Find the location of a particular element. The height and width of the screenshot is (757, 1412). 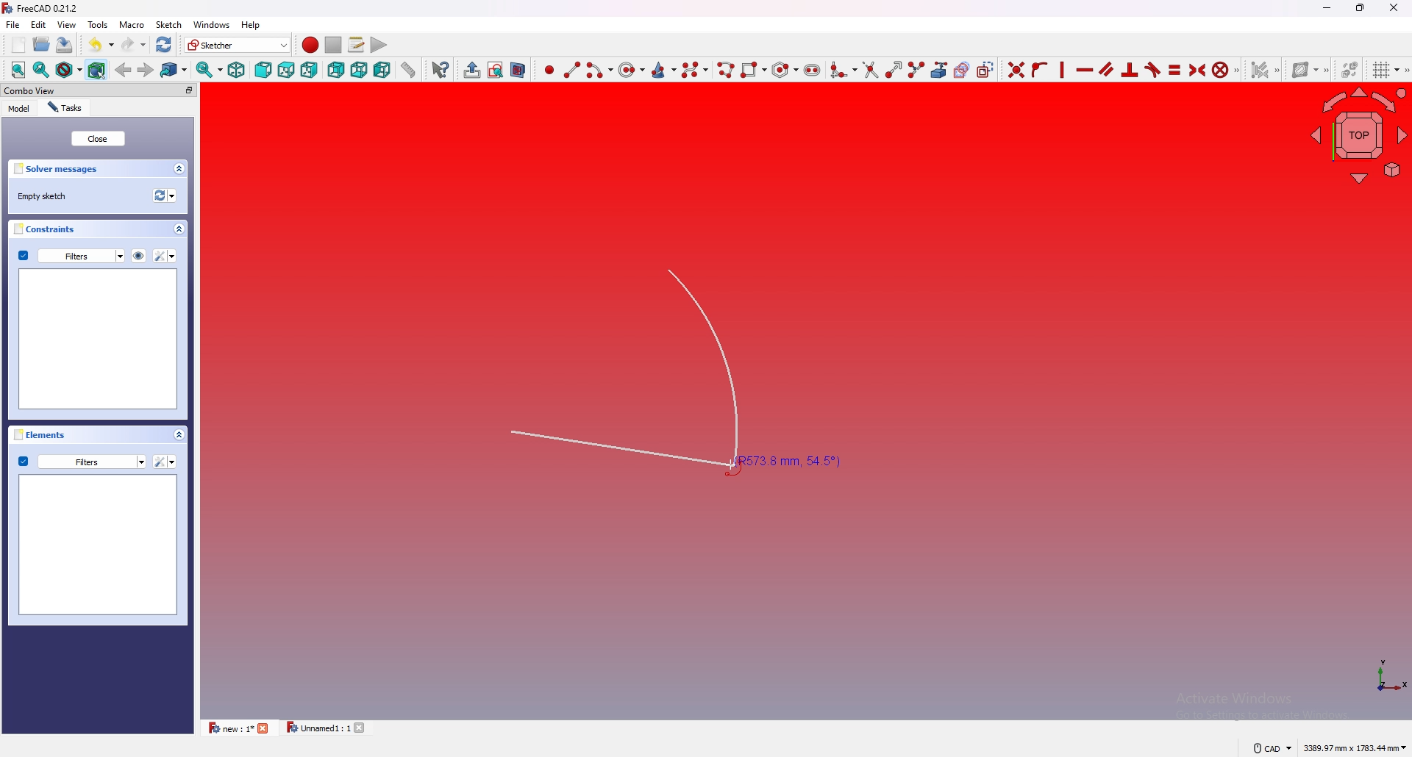

solver messages is located at coordinates (62, 169).